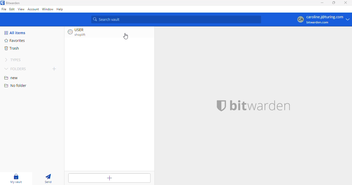  What do you see at coordinates (4, 9) in the screenshot?
I see `file` at bounding box center [4, 9].